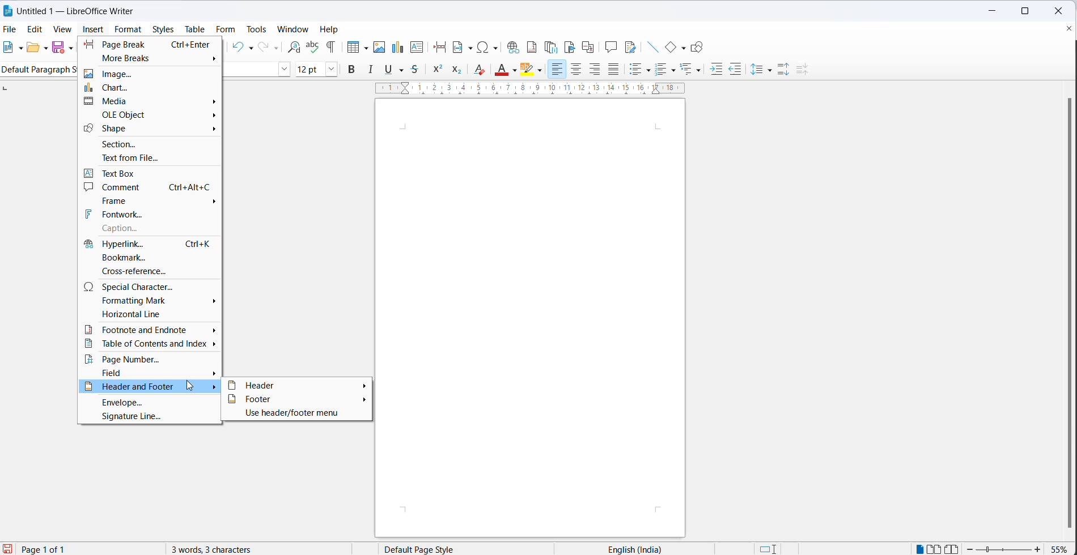 This screenshot has height=555, width=1077. I want to click on formatting mark, so click(148, 301).